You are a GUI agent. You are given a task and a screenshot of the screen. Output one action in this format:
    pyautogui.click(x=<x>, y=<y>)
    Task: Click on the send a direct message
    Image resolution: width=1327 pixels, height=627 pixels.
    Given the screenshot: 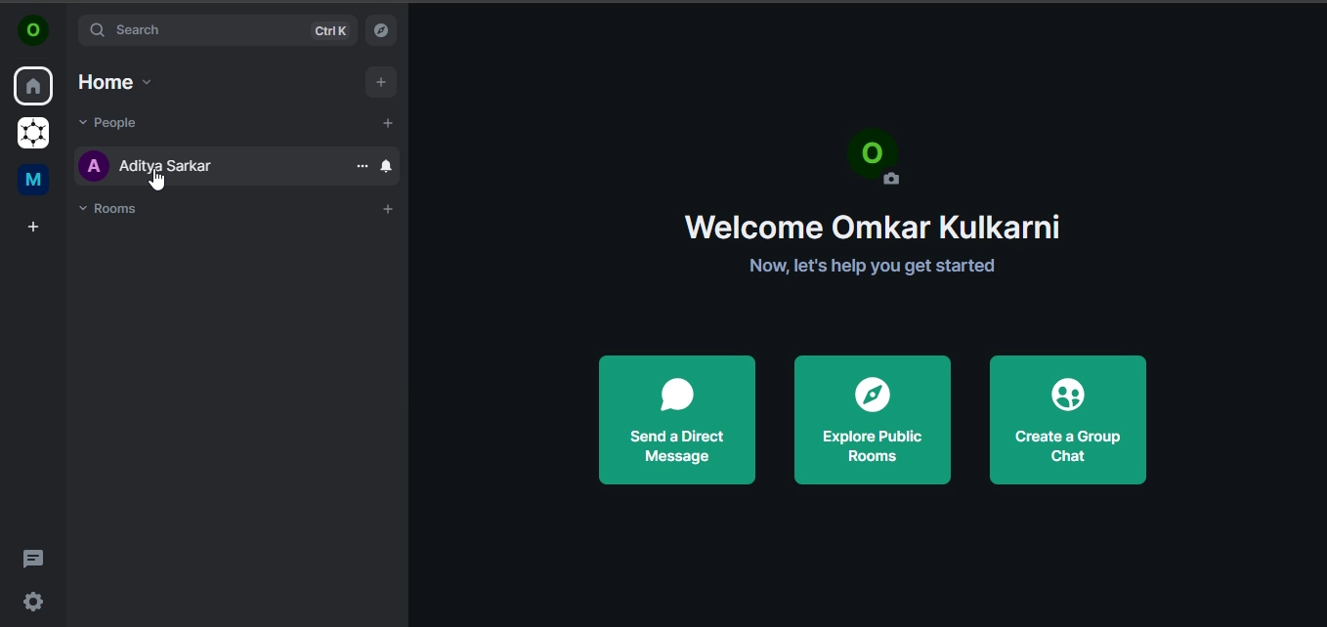 What is the action you would take?
    pyautogui.click(x=678, y=421)
    